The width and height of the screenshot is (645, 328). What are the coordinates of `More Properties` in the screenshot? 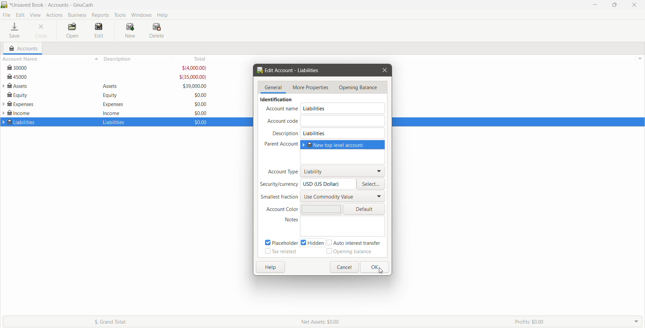 It's located at (311, 88).